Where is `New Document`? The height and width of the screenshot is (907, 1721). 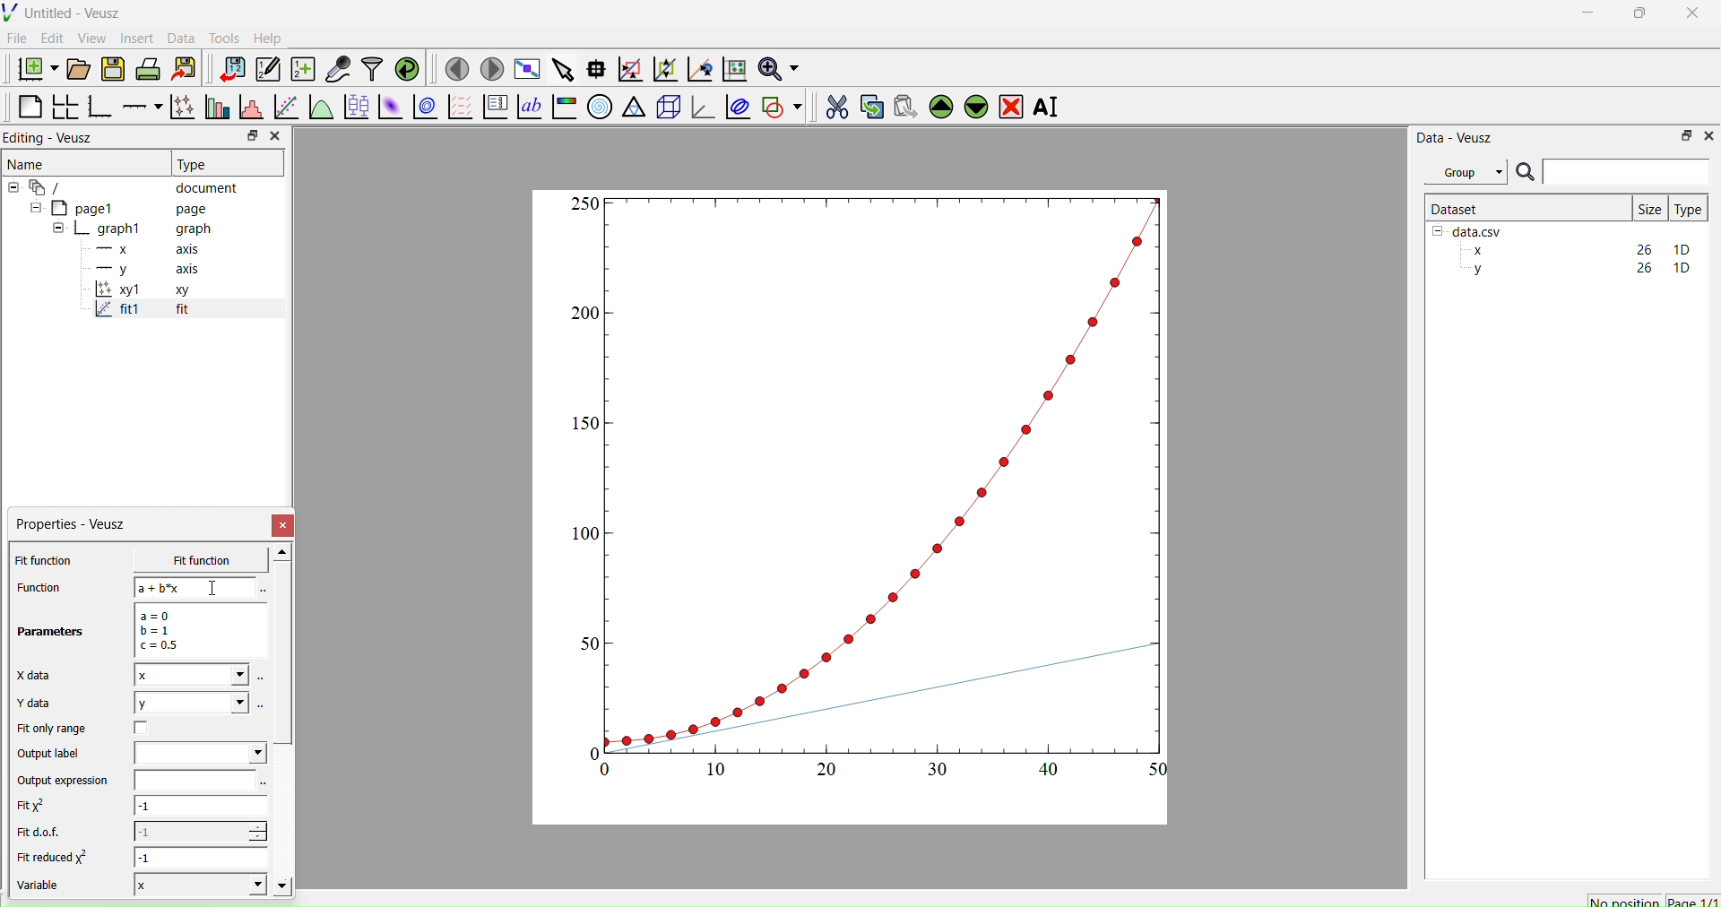 New Document is located at coordinates (33, 66).